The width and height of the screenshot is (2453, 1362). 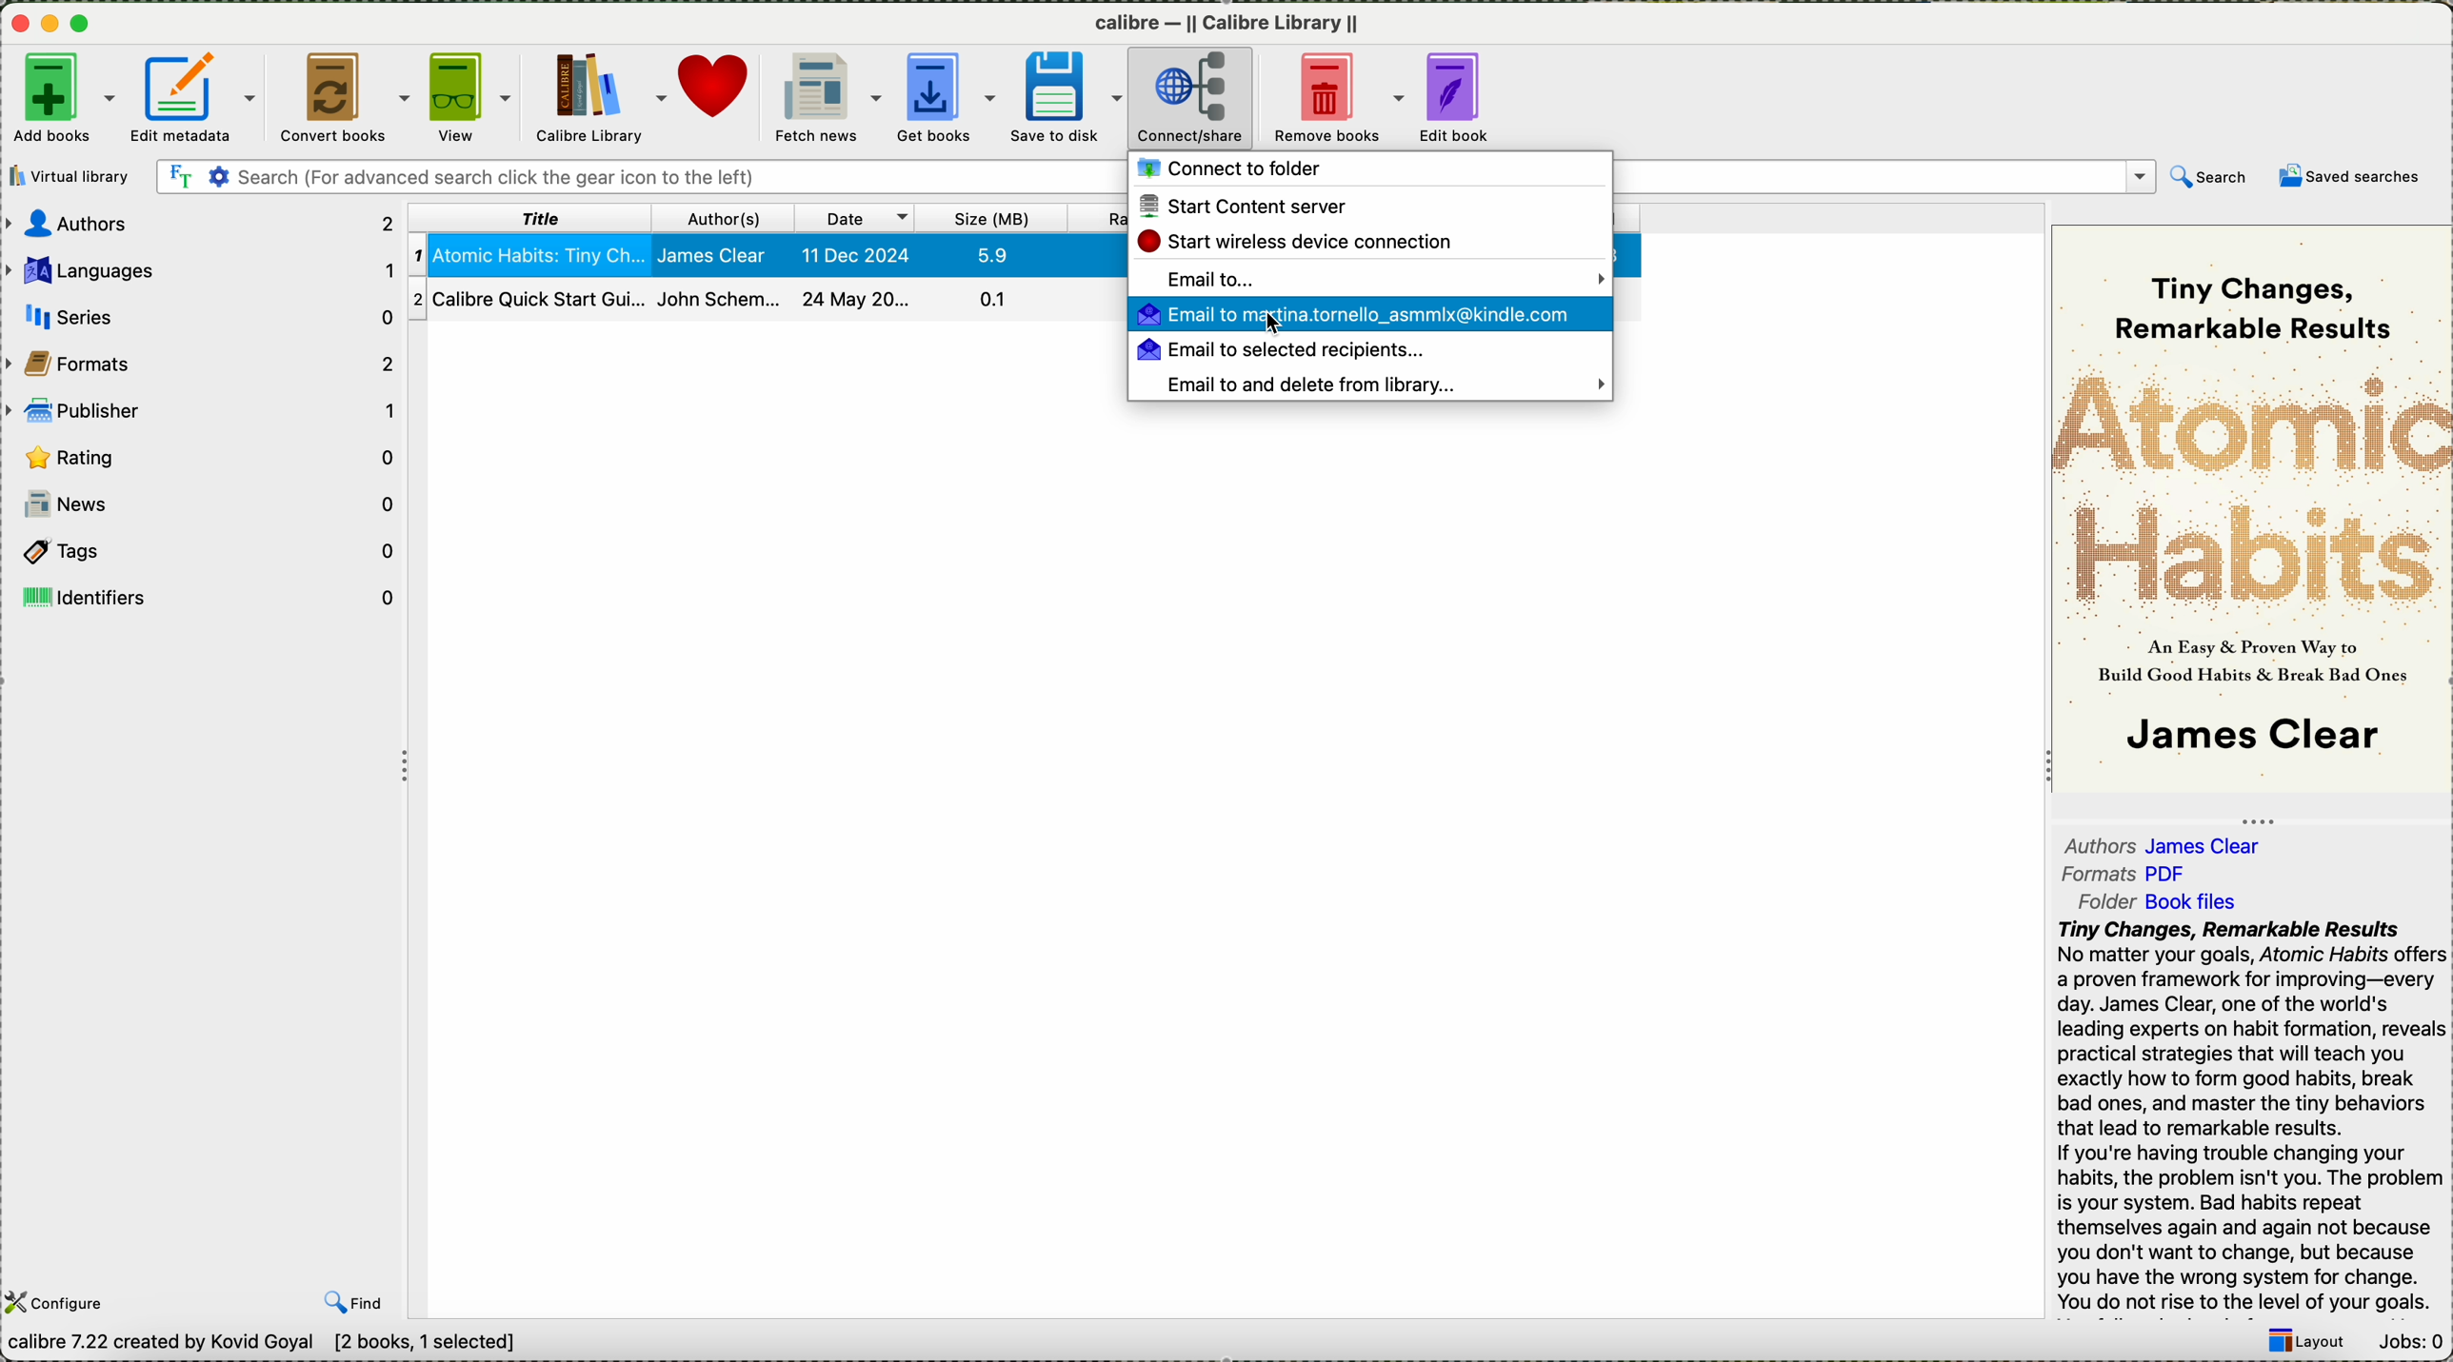 What do you see at coordinates (1387, 386) in the screenshot?
I see `email to and delete from library` at bounding box center [1387, 386].